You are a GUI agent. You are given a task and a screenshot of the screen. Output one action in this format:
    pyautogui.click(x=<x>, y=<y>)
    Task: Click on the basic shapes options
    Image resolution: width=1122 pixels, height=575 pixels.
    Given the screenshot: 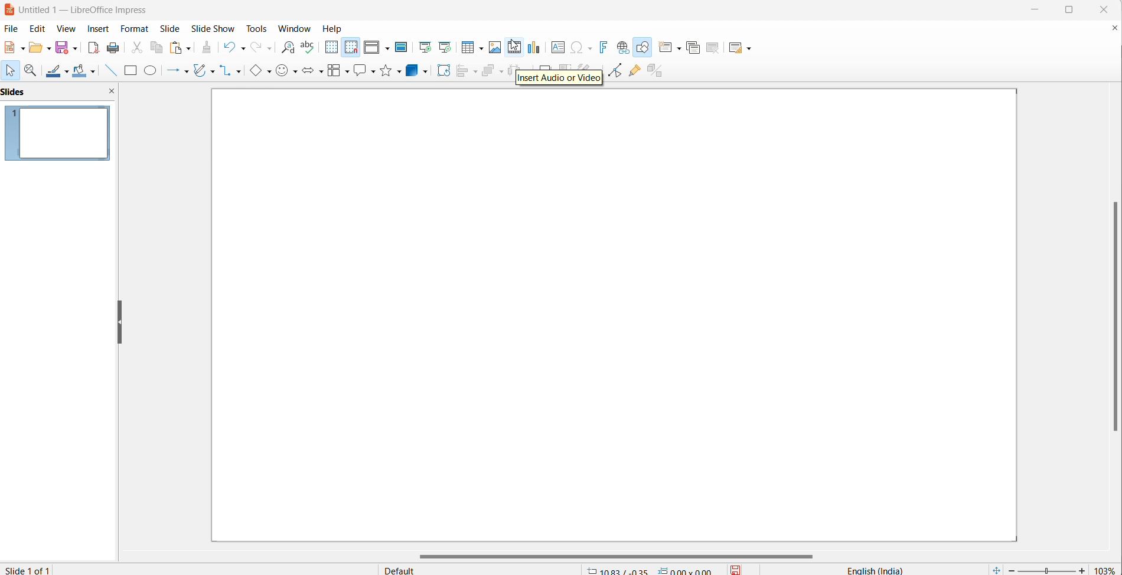 What is the action you would take?
    pyautogui.click(x=270, y=73)
    